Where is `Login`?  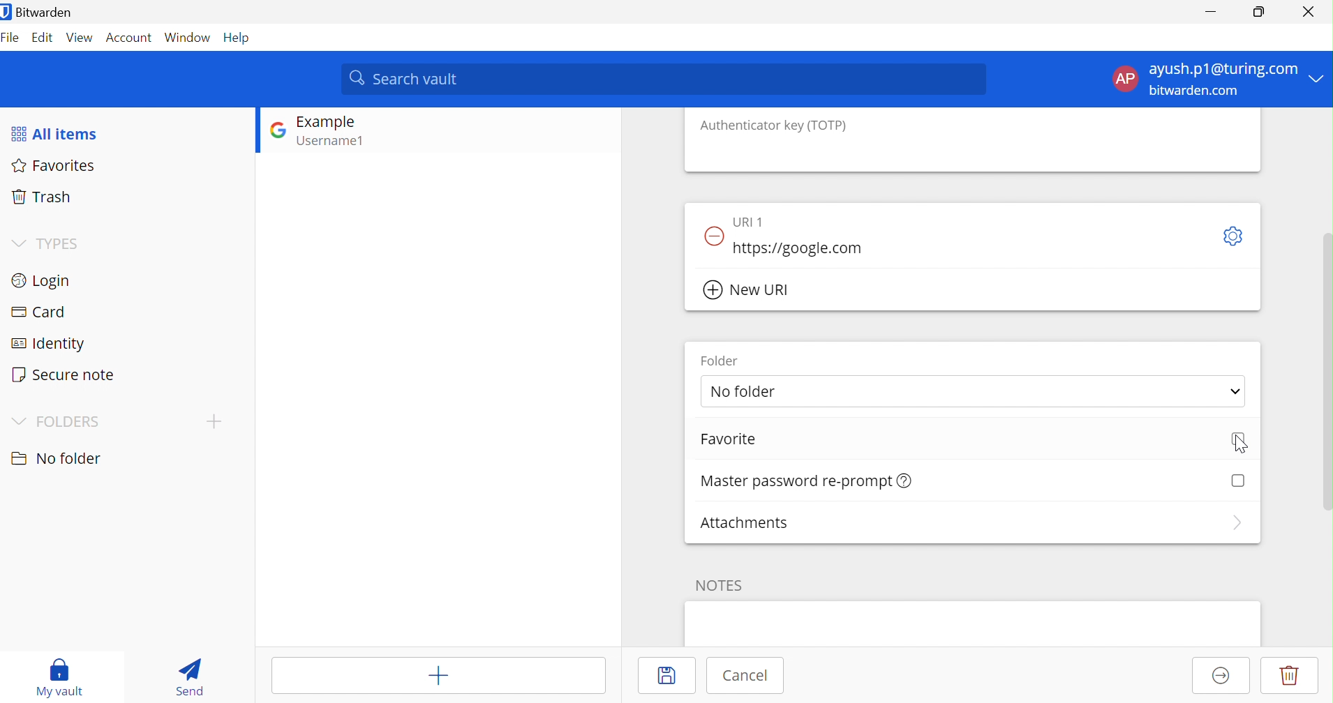
Login is located at coordinates (41, 280).